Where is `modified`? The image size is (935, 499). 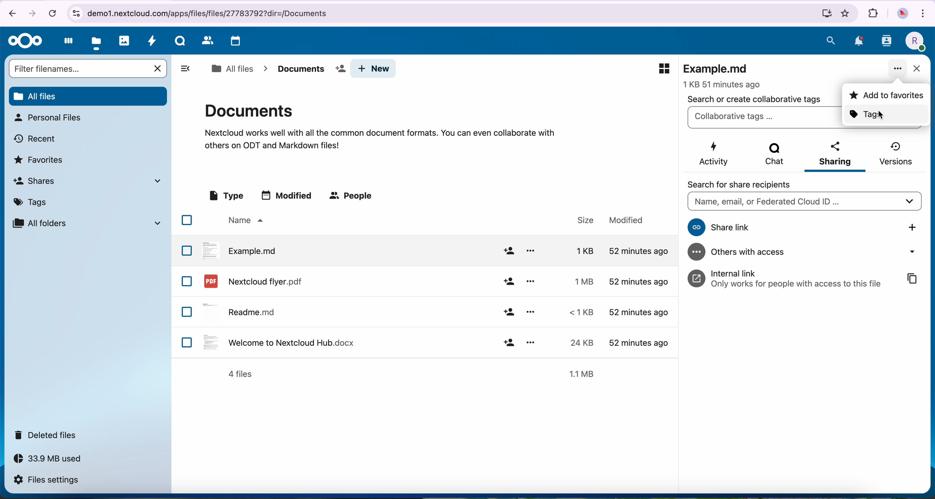
modified is located at coordinates (626, 220).